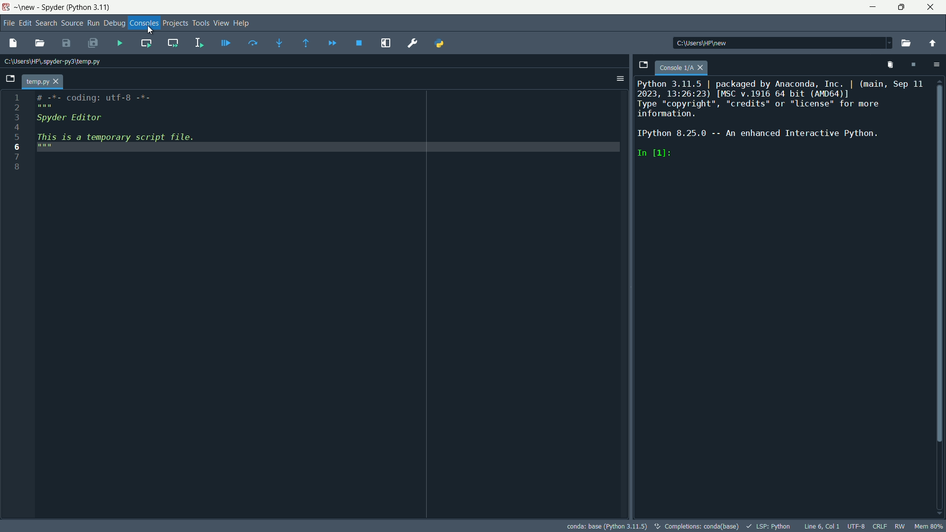  What do you see at coordinates (890, 65) in the screenshot?
I see `remove all variables from namespace ` at bounding box center [890, 65].